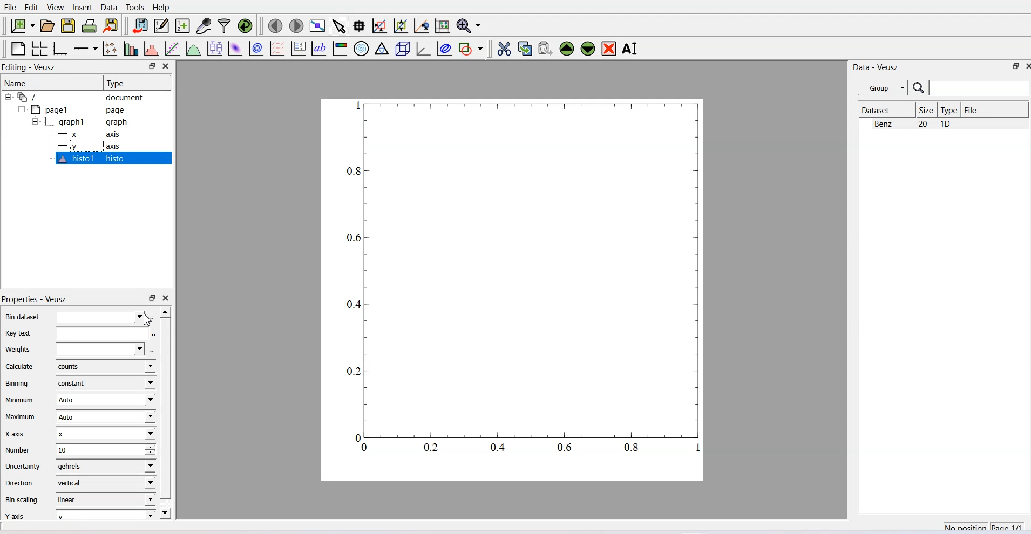 This screenshot has width=1031, height=534. Describe the element at coordinates (194, 48) in the screenshot. I see `Plot a function` at that location.